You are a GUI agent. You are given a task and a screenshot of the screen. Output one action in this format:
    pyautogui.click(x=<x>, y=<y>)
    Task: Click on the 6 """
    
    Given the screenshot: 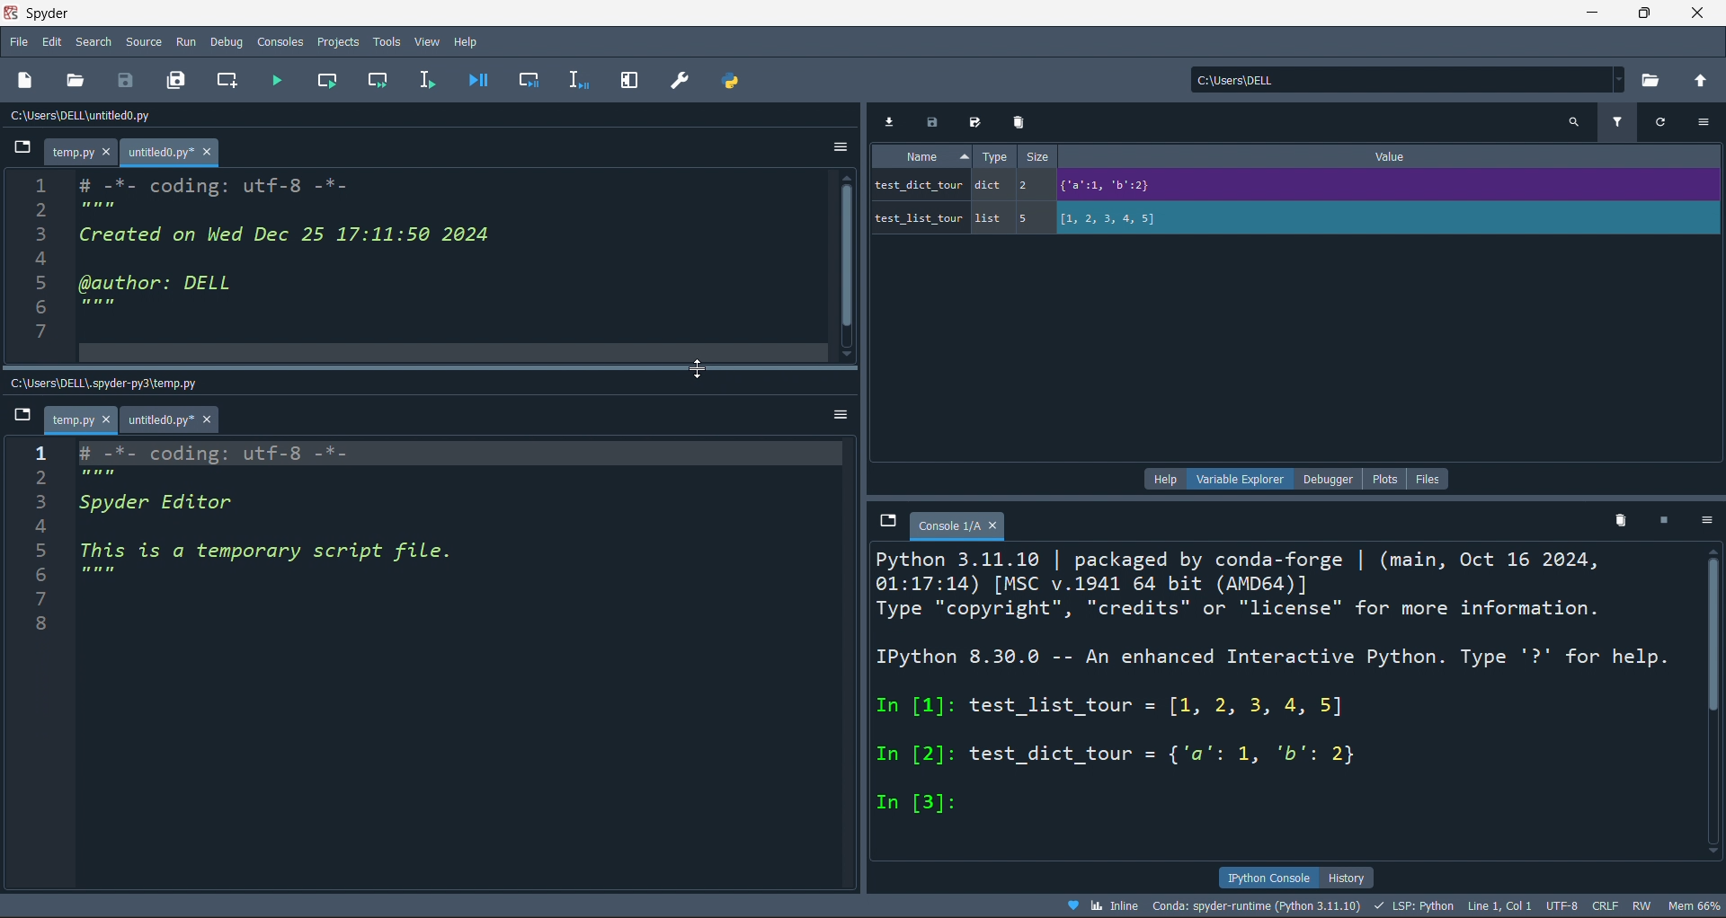 What is the action you would take?
    pyautogui.click(x=104, y=576)
    